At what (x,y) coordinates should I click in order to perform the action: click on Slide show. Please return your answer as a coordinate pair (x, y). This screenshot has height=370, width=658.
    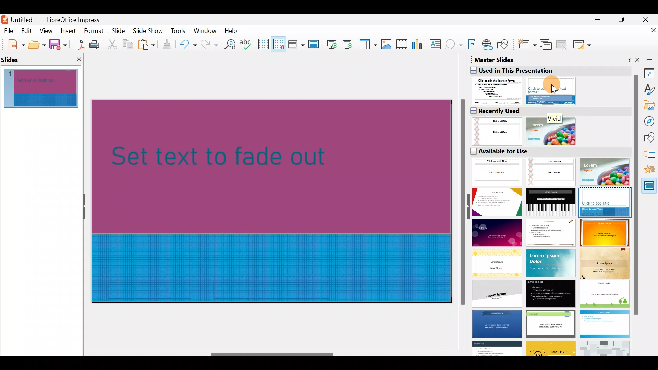
    Looking at the image, I should click on (149, 32).